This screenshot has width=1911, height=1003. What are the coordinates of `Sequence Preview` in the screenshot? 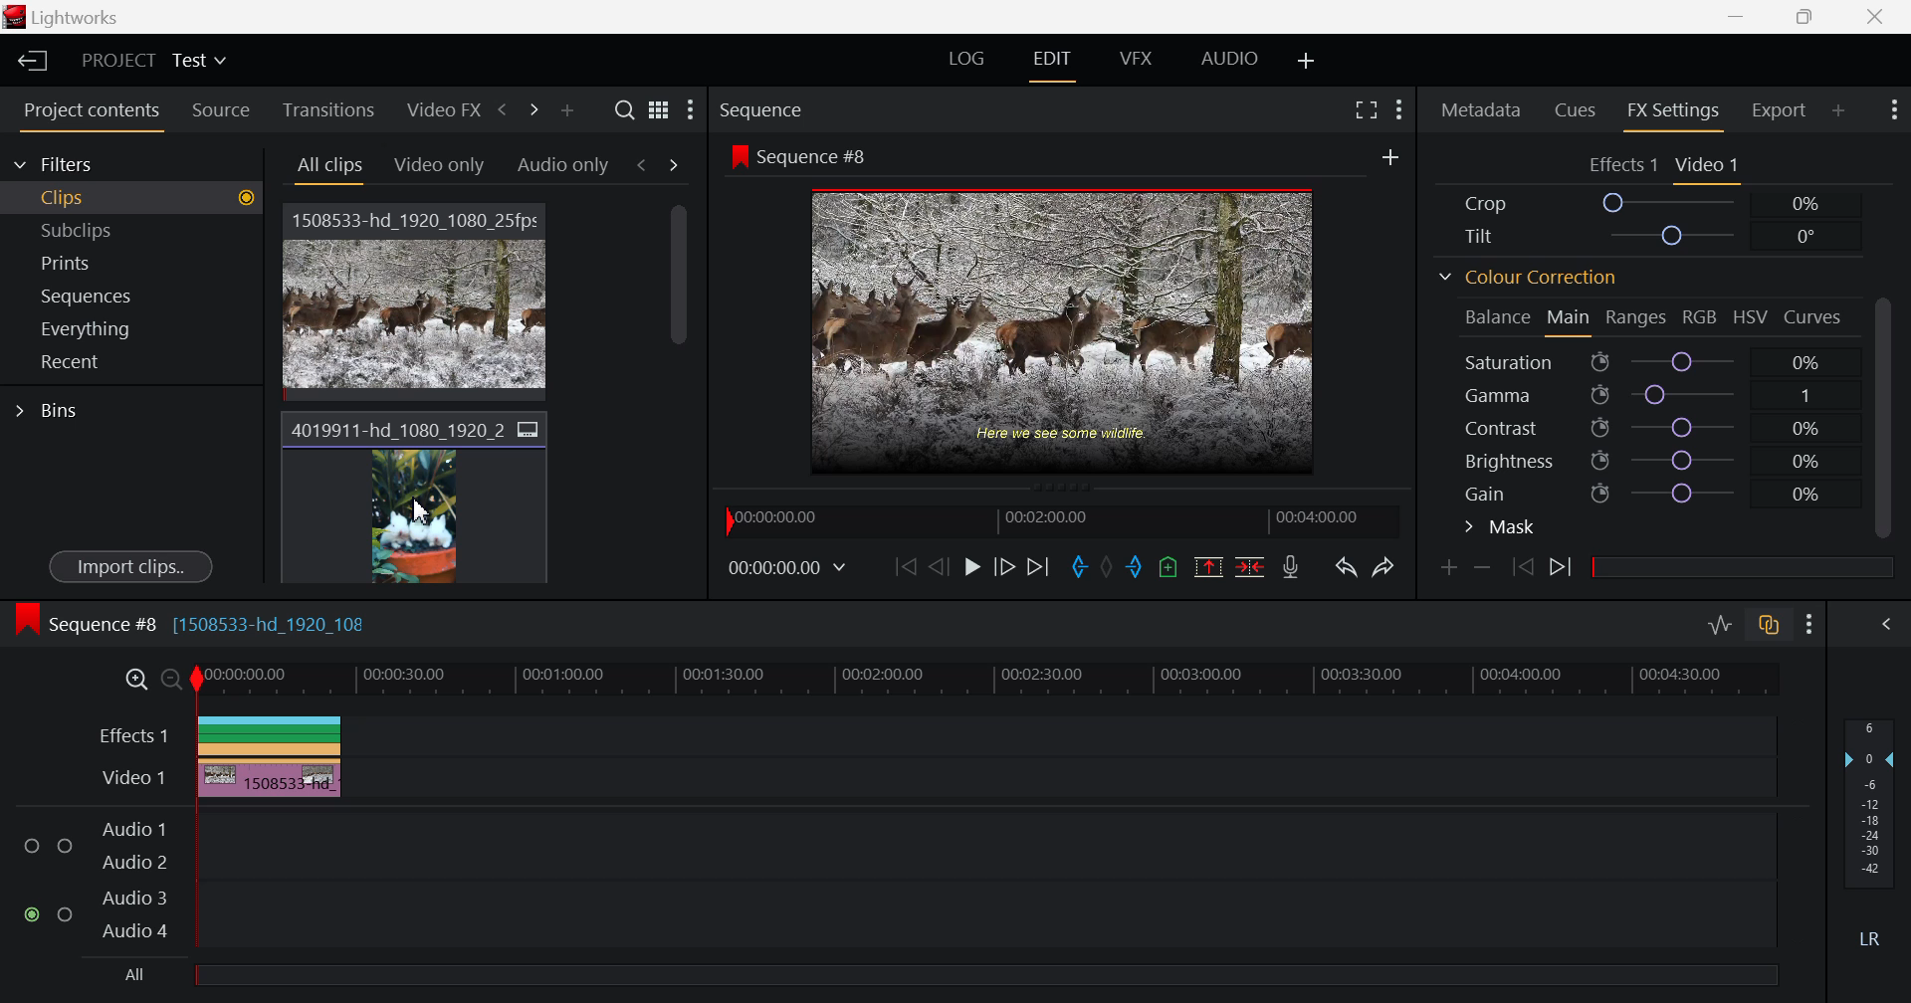 It's located at (1032, 316).